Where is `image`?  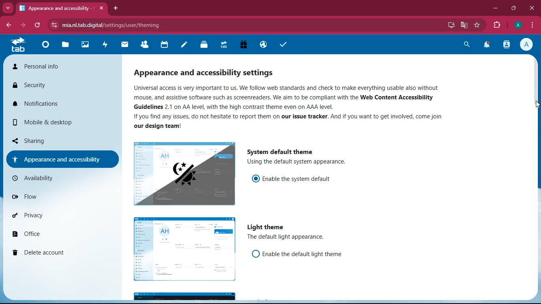 image is located at coordinates (183, 249).